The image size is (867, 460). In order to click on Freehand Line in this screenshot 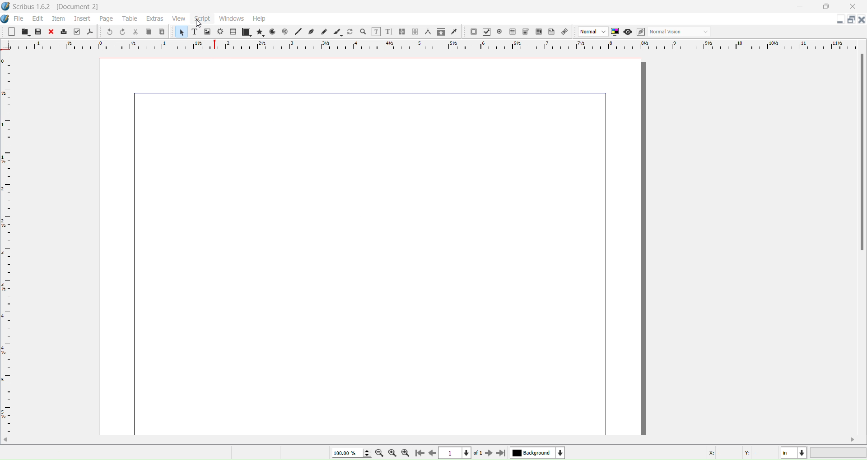, I will do `click(323, 32)`.